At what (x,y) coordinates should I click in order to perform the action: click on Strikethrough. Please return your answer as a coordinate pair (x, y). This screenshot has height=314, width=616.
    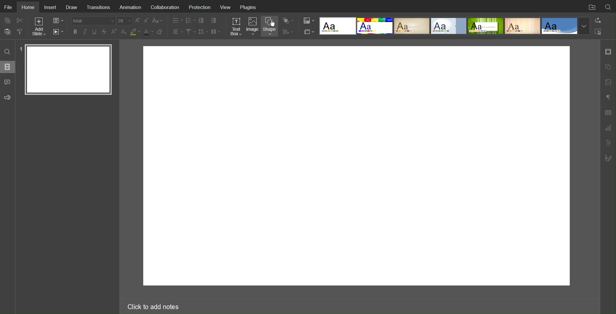
    Looking at the image, I should click on (104, 32).